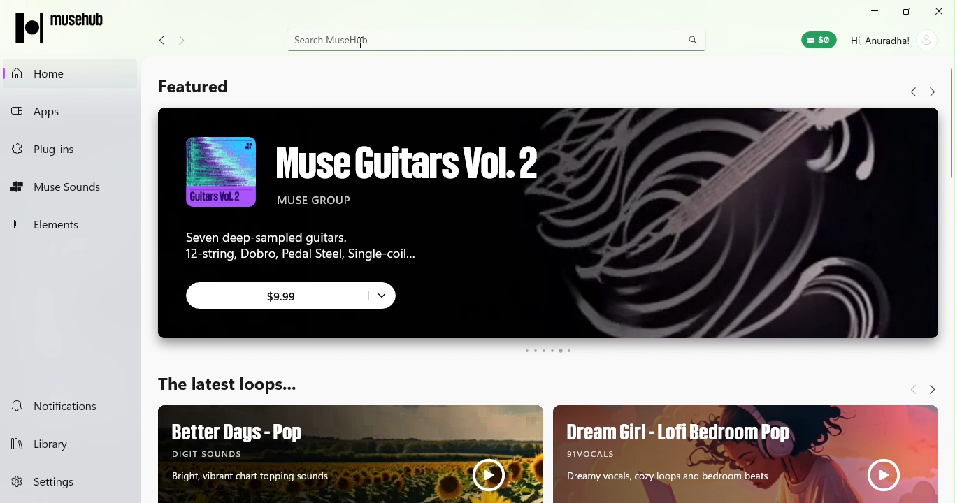 This screenshot has height=503, width=955. Describe the element at coordinates (187, 41) in the screenshot. I see `Navigate forward` at that location.